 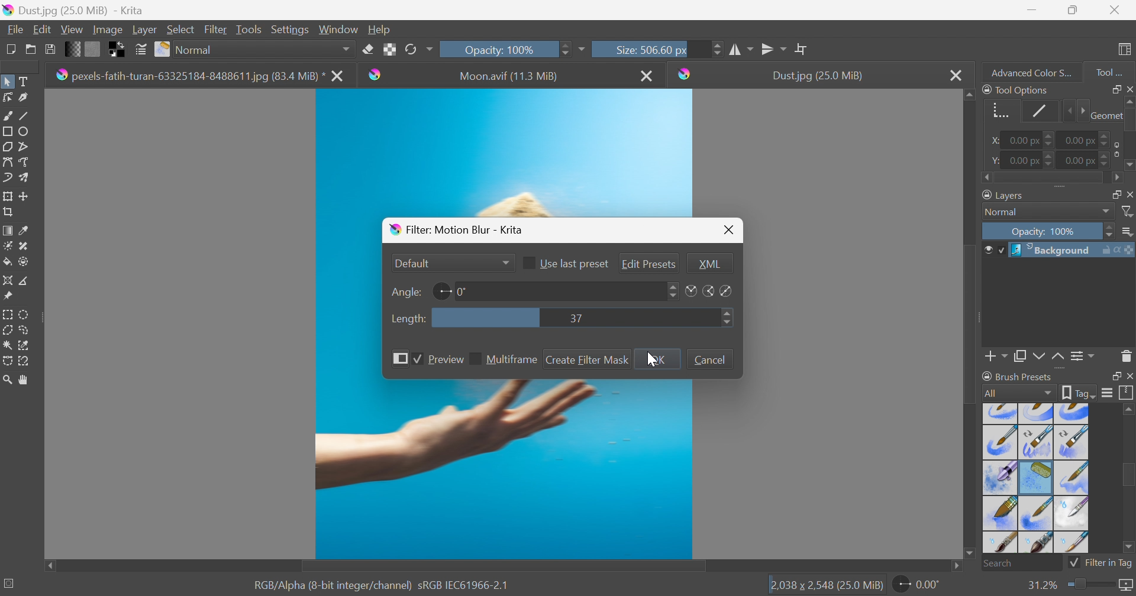 I want to click on Slider, so click(x=717, y=48).